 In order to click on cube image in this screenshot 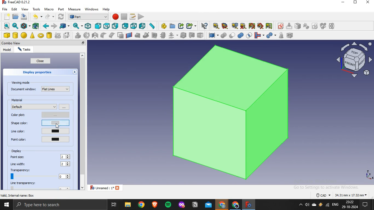, I will do `click(232, 112)`.